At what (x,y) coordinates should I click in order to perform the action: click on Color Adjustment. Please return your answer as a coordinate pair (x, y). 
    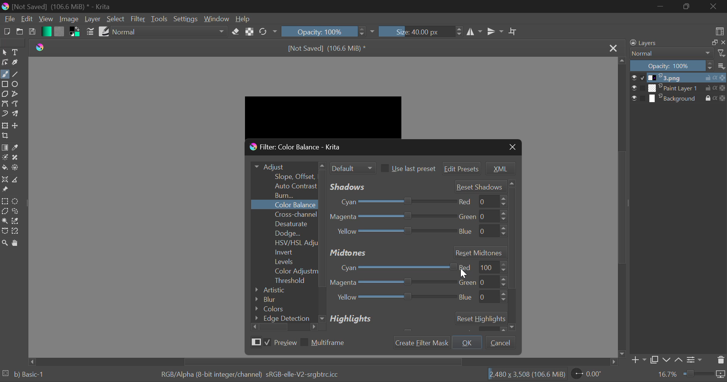
    Looking at the image, I should click on (285, 271).